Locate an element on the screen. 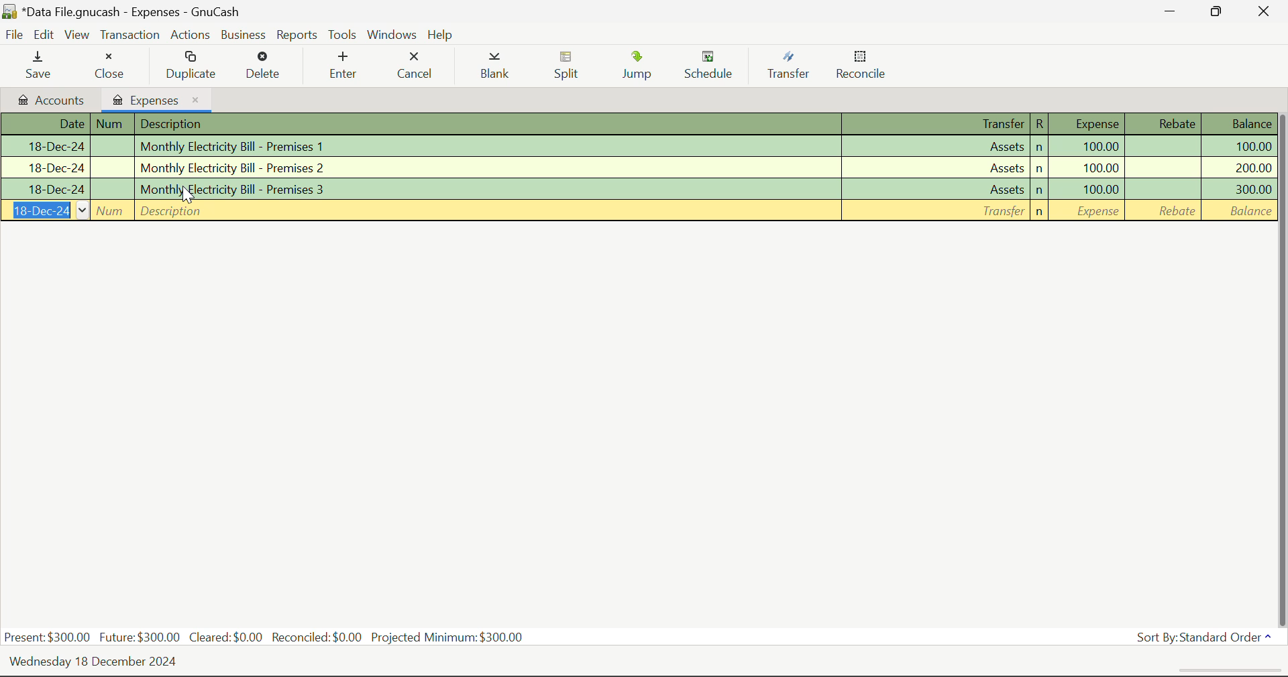  Windows is located at coordinates (390, 35).